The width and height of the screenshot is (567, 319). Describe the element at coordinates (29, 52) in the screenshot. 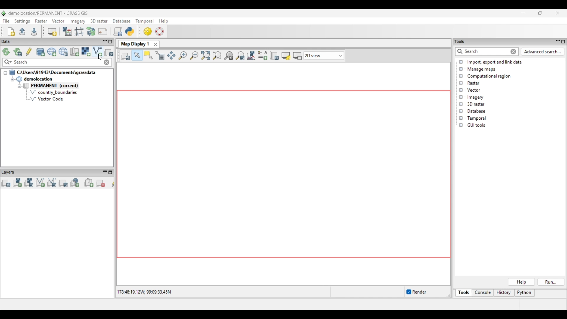

I see `Allow edits outside of the current mapset` at that location.